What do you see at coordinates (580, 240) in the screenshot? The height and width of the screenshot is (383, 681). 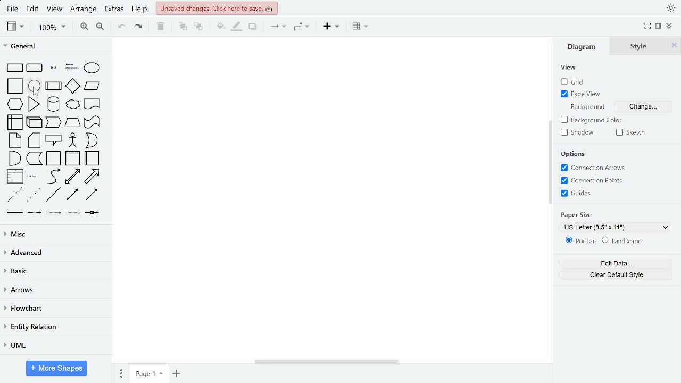 I see `potrait` at bounding box center [580, 240].